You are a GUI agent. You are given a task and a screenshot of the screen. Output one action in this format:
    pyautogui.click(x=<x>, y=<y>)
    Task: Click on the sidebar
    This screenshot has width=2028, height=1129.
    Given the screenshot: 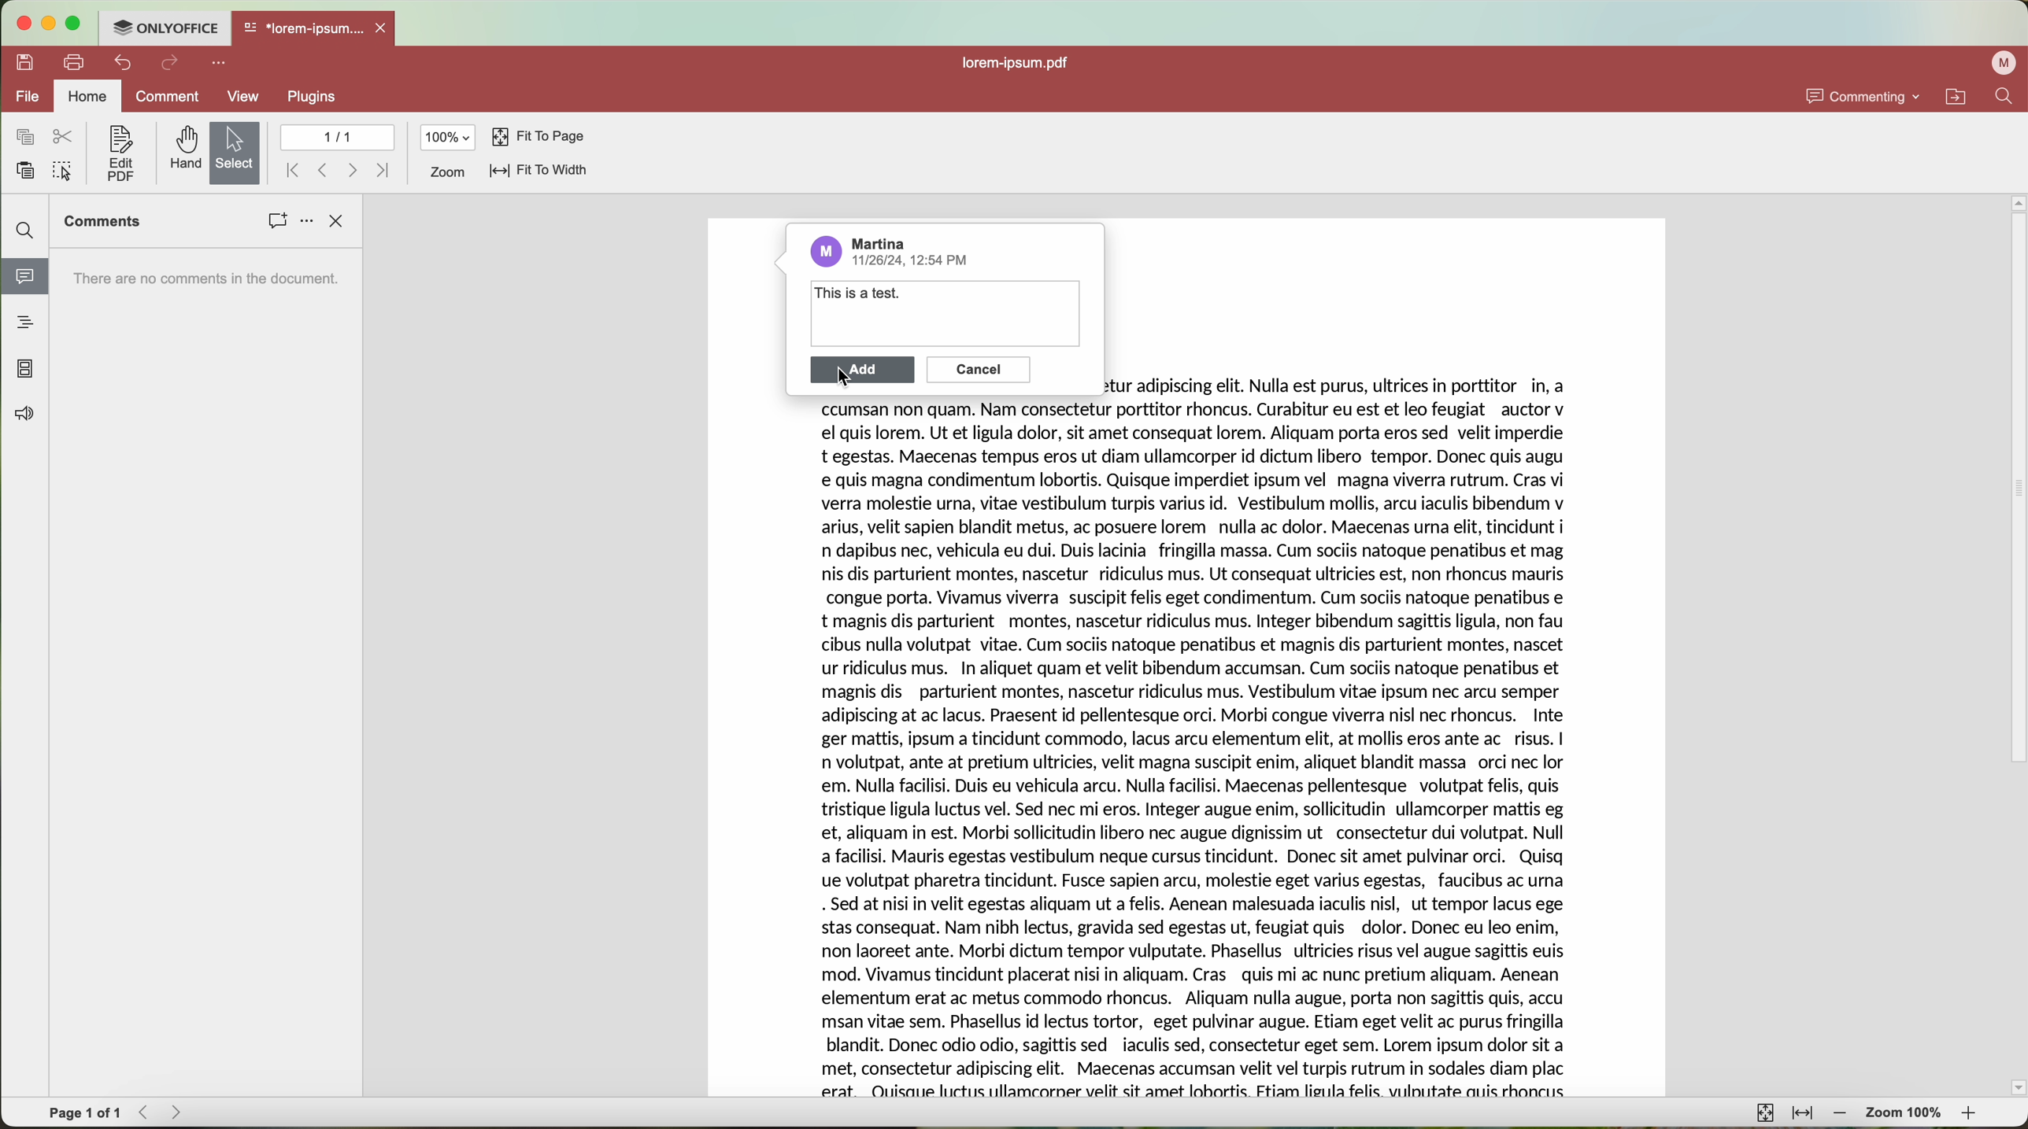 What is the action you would take?
    pyautogui.click(x=205, y=673)
    